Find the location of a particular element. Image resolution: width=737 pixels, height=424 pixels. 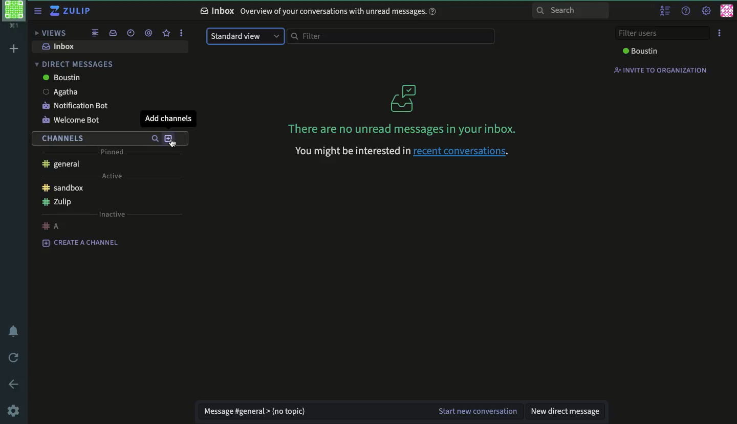

add workspace is located at coordinates (14, 50).